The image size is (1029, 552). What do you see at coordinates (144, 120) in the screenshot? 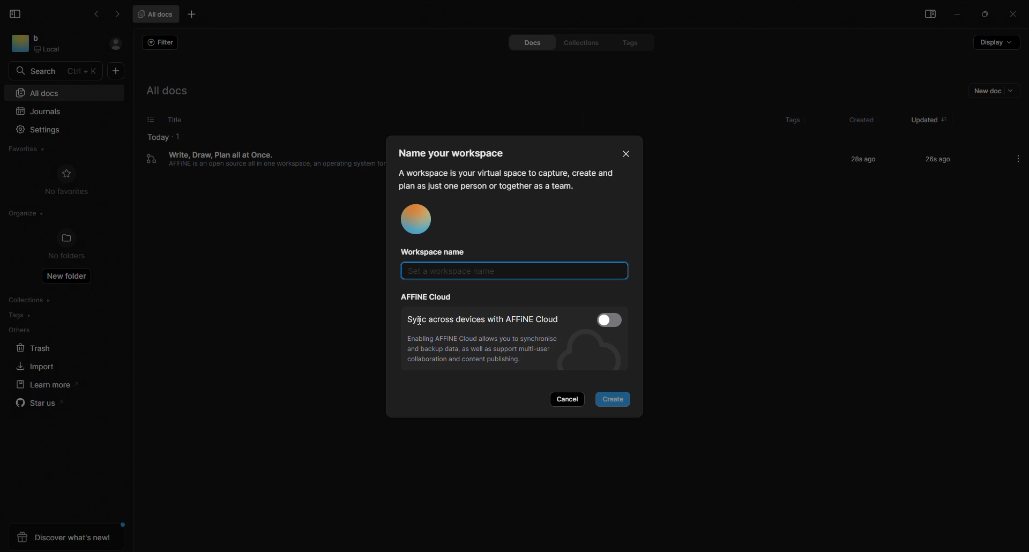
I see `select` at bounding box center [144, 120].